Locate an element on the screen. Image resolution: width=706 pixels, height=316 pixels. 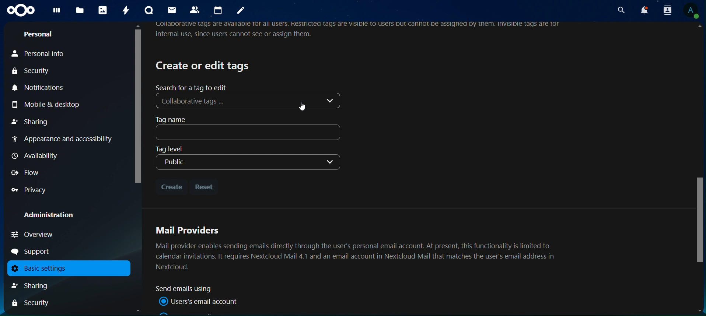
personal is located at coordinates (39, 35).